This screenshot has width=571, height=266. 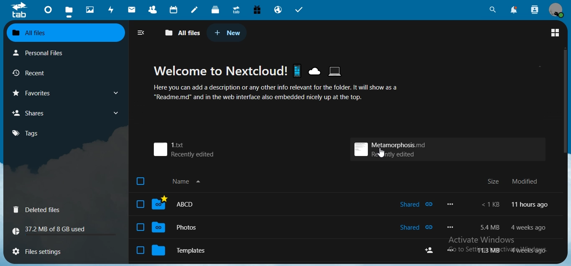 What do you see at coordinates (51, 231) in the screenshot?
I see `text` at bounding box center [51, 231].